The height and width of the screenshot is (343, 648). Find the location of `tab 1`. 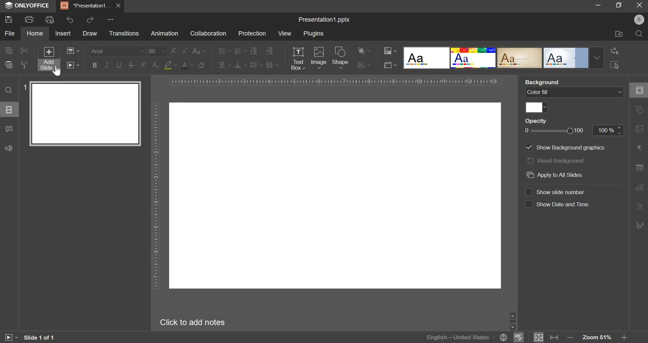

tab 1 is located at coordinates (86, 6).